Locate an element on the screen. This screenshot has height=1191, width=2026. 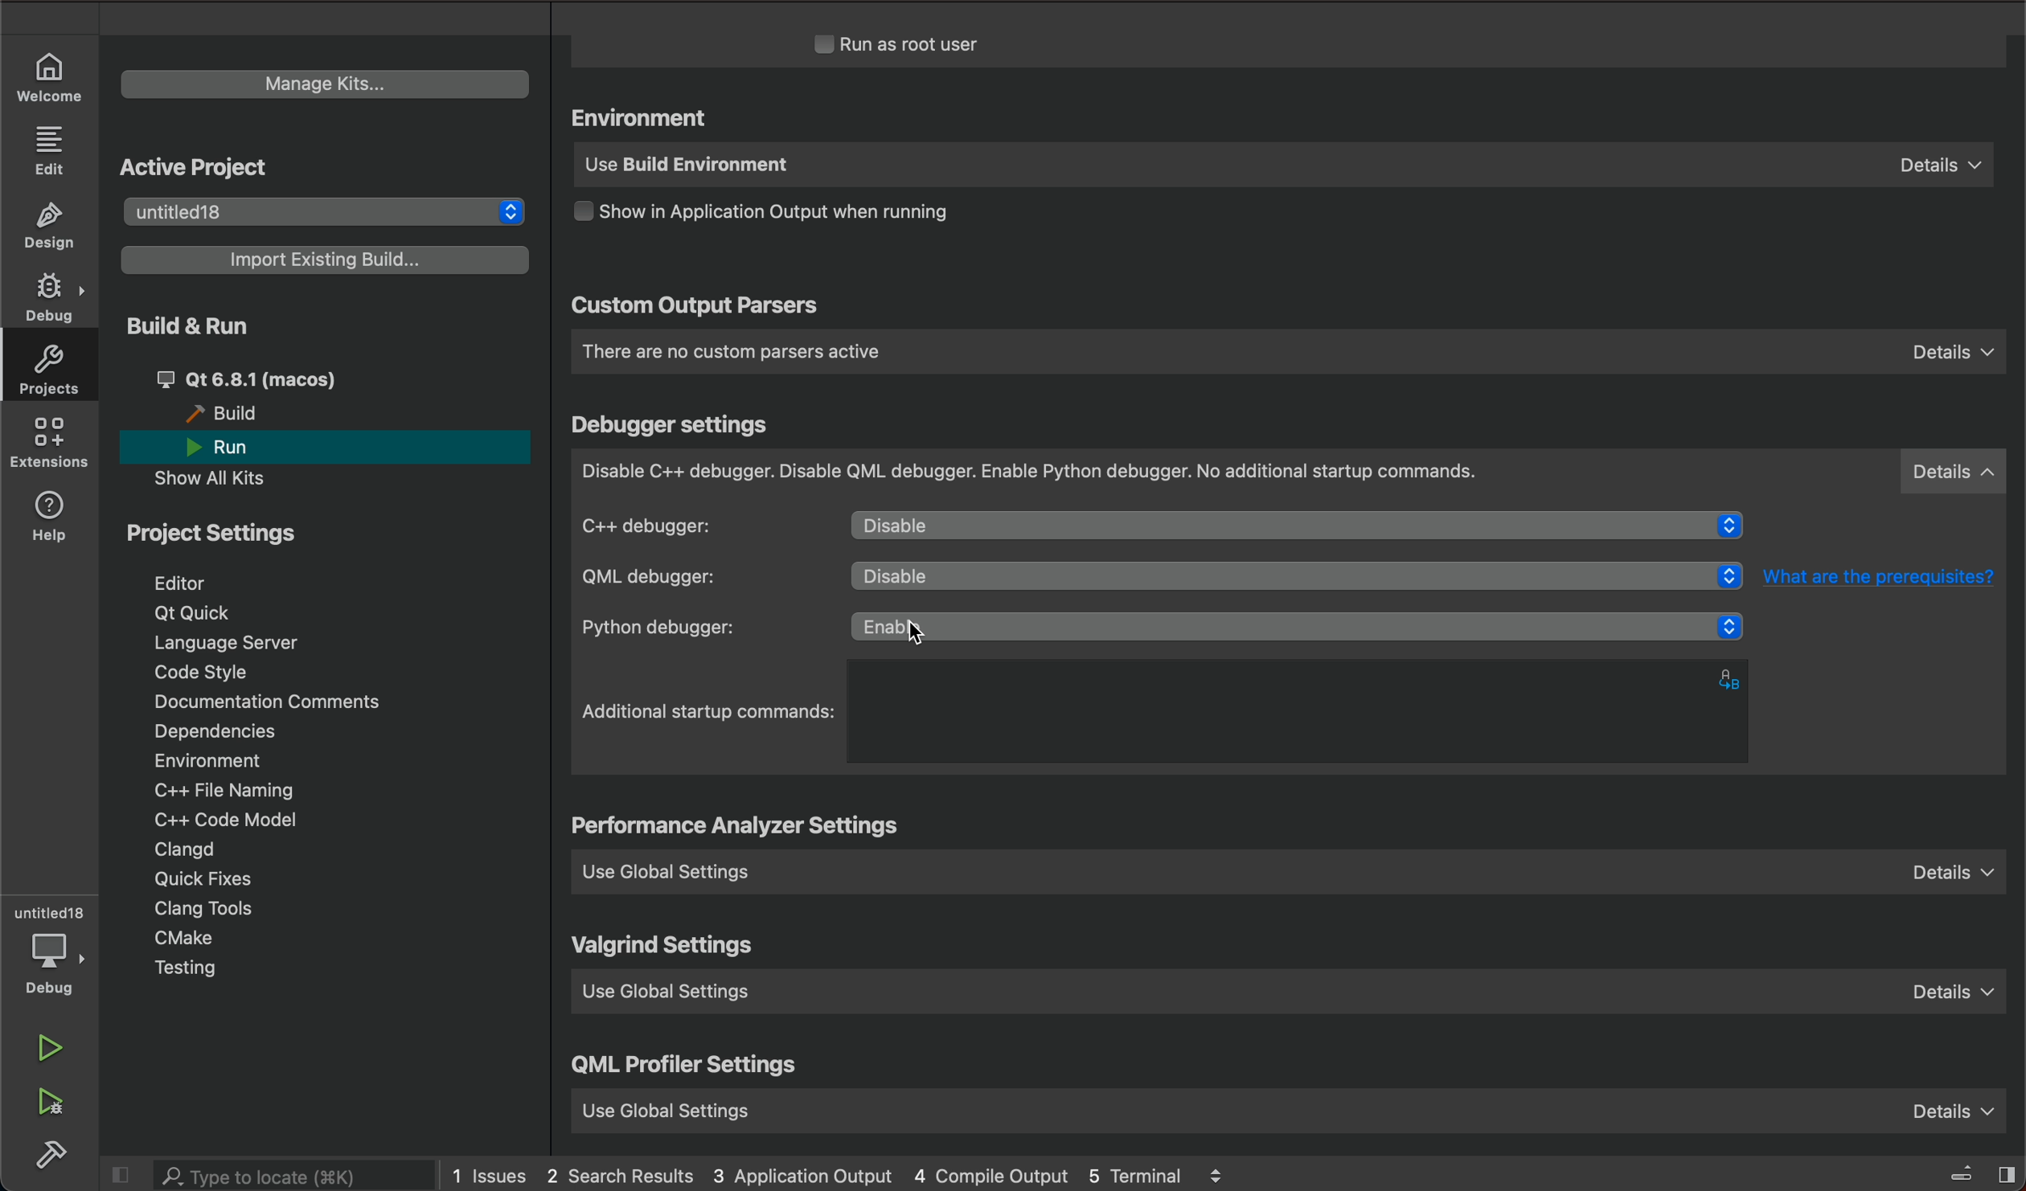
c++  is located at coordinates (693, 525).